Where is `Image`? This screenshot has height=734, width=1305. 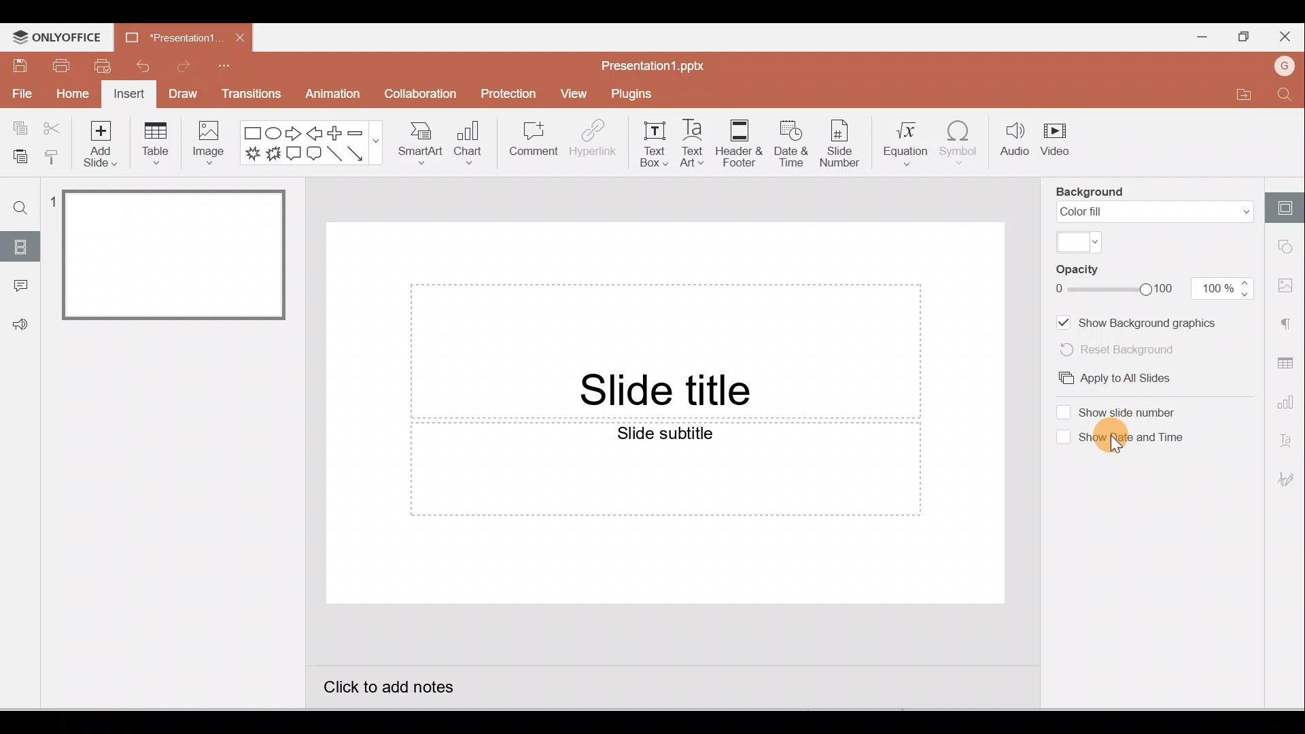 Image is located at coordinates (211, 143).